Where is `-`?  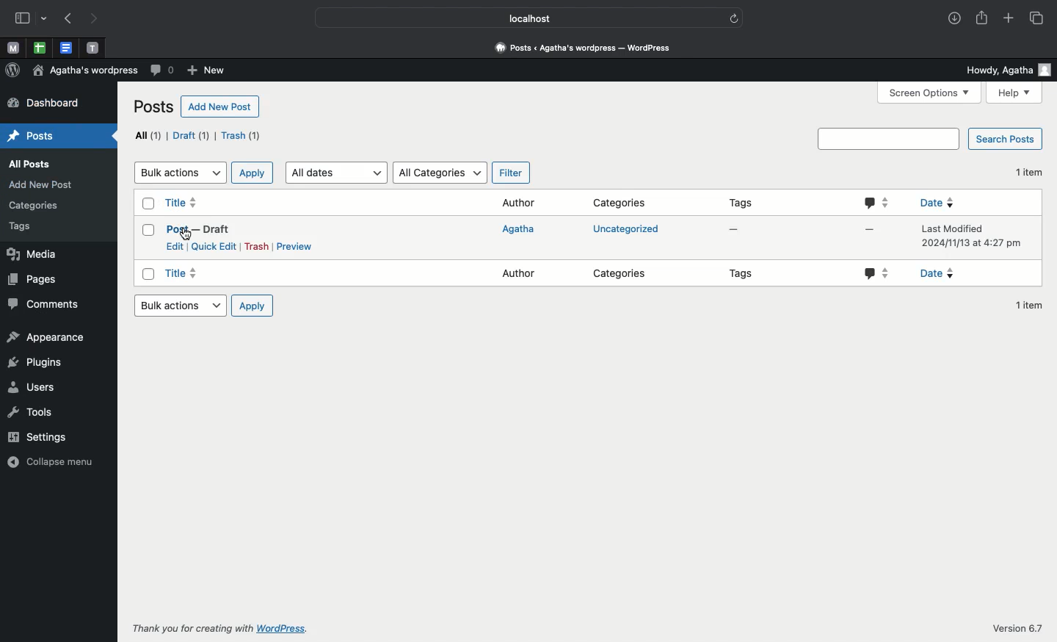
- is located at coordinates (733, 231).